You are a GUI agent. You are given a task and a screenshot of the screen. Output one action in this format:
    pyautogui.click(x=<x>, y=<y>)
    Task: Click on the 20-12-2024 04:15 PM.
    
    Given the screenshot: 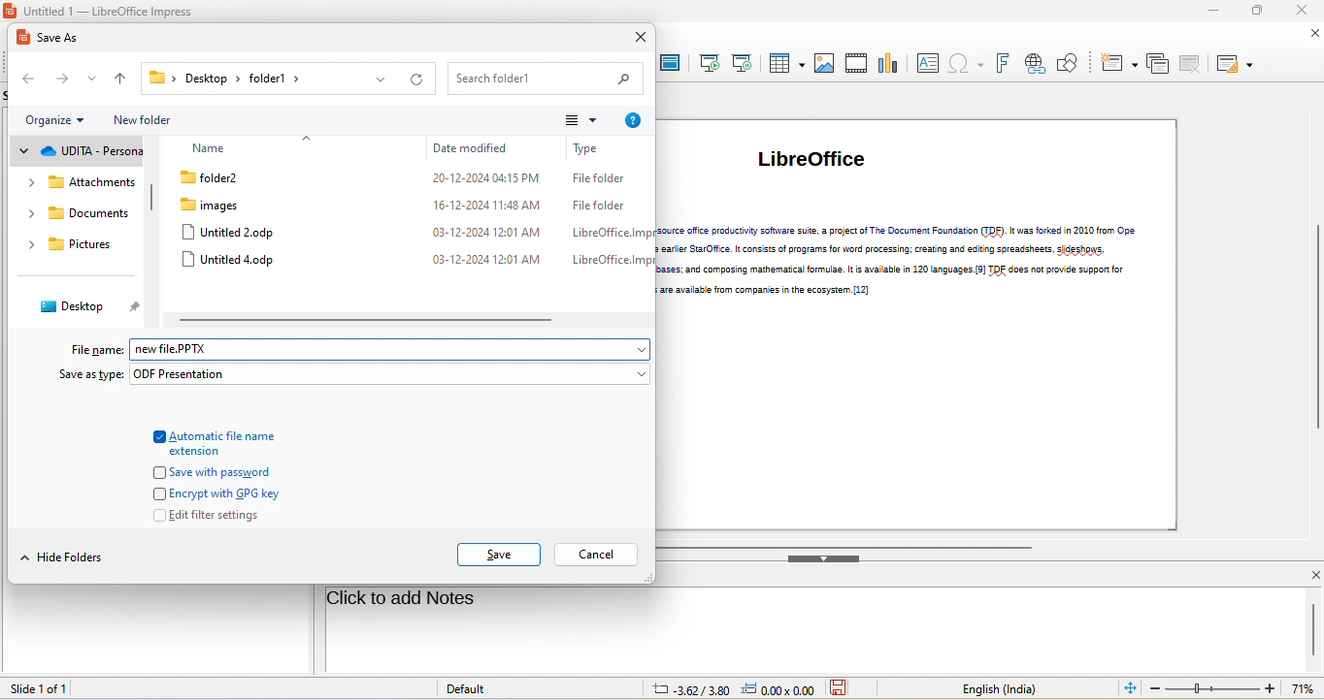 What is the action you would take?
    pyautogui.click(x=474, y=179)
    